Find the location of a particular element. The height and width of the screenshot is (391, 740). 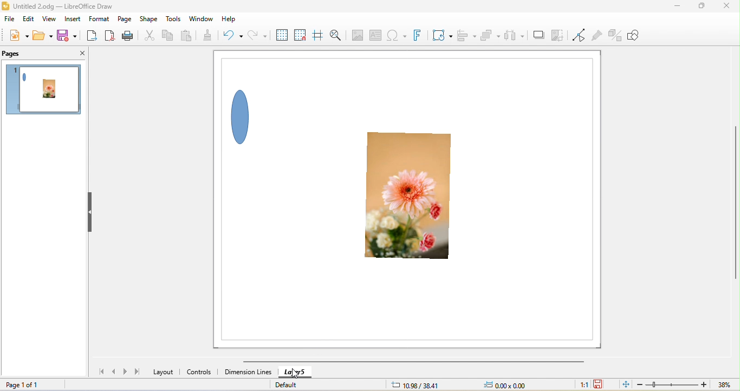

previous page is located at coordinates (114, 372).